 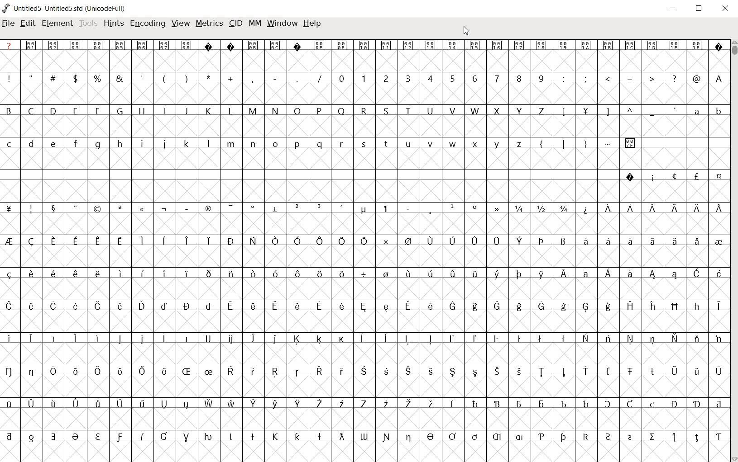 I want to click on B, so click(x=12, y=110).